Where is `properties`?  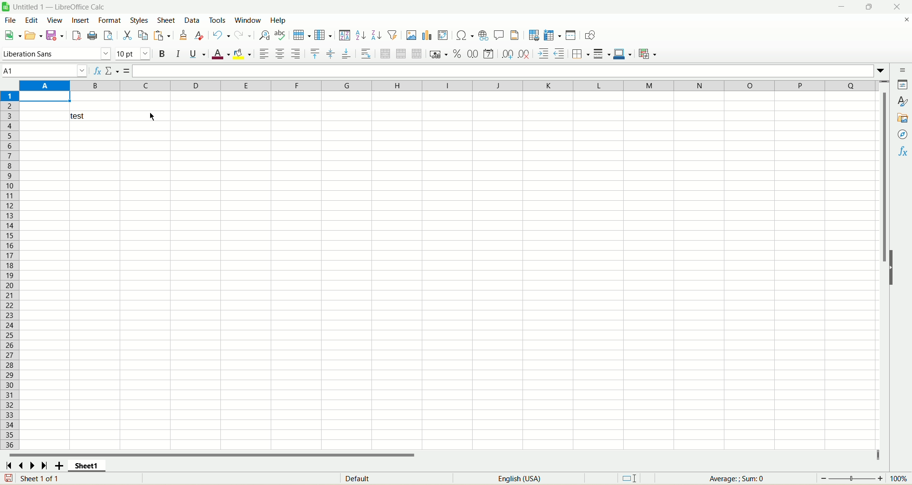 properties is located at coordinates (902, 84).